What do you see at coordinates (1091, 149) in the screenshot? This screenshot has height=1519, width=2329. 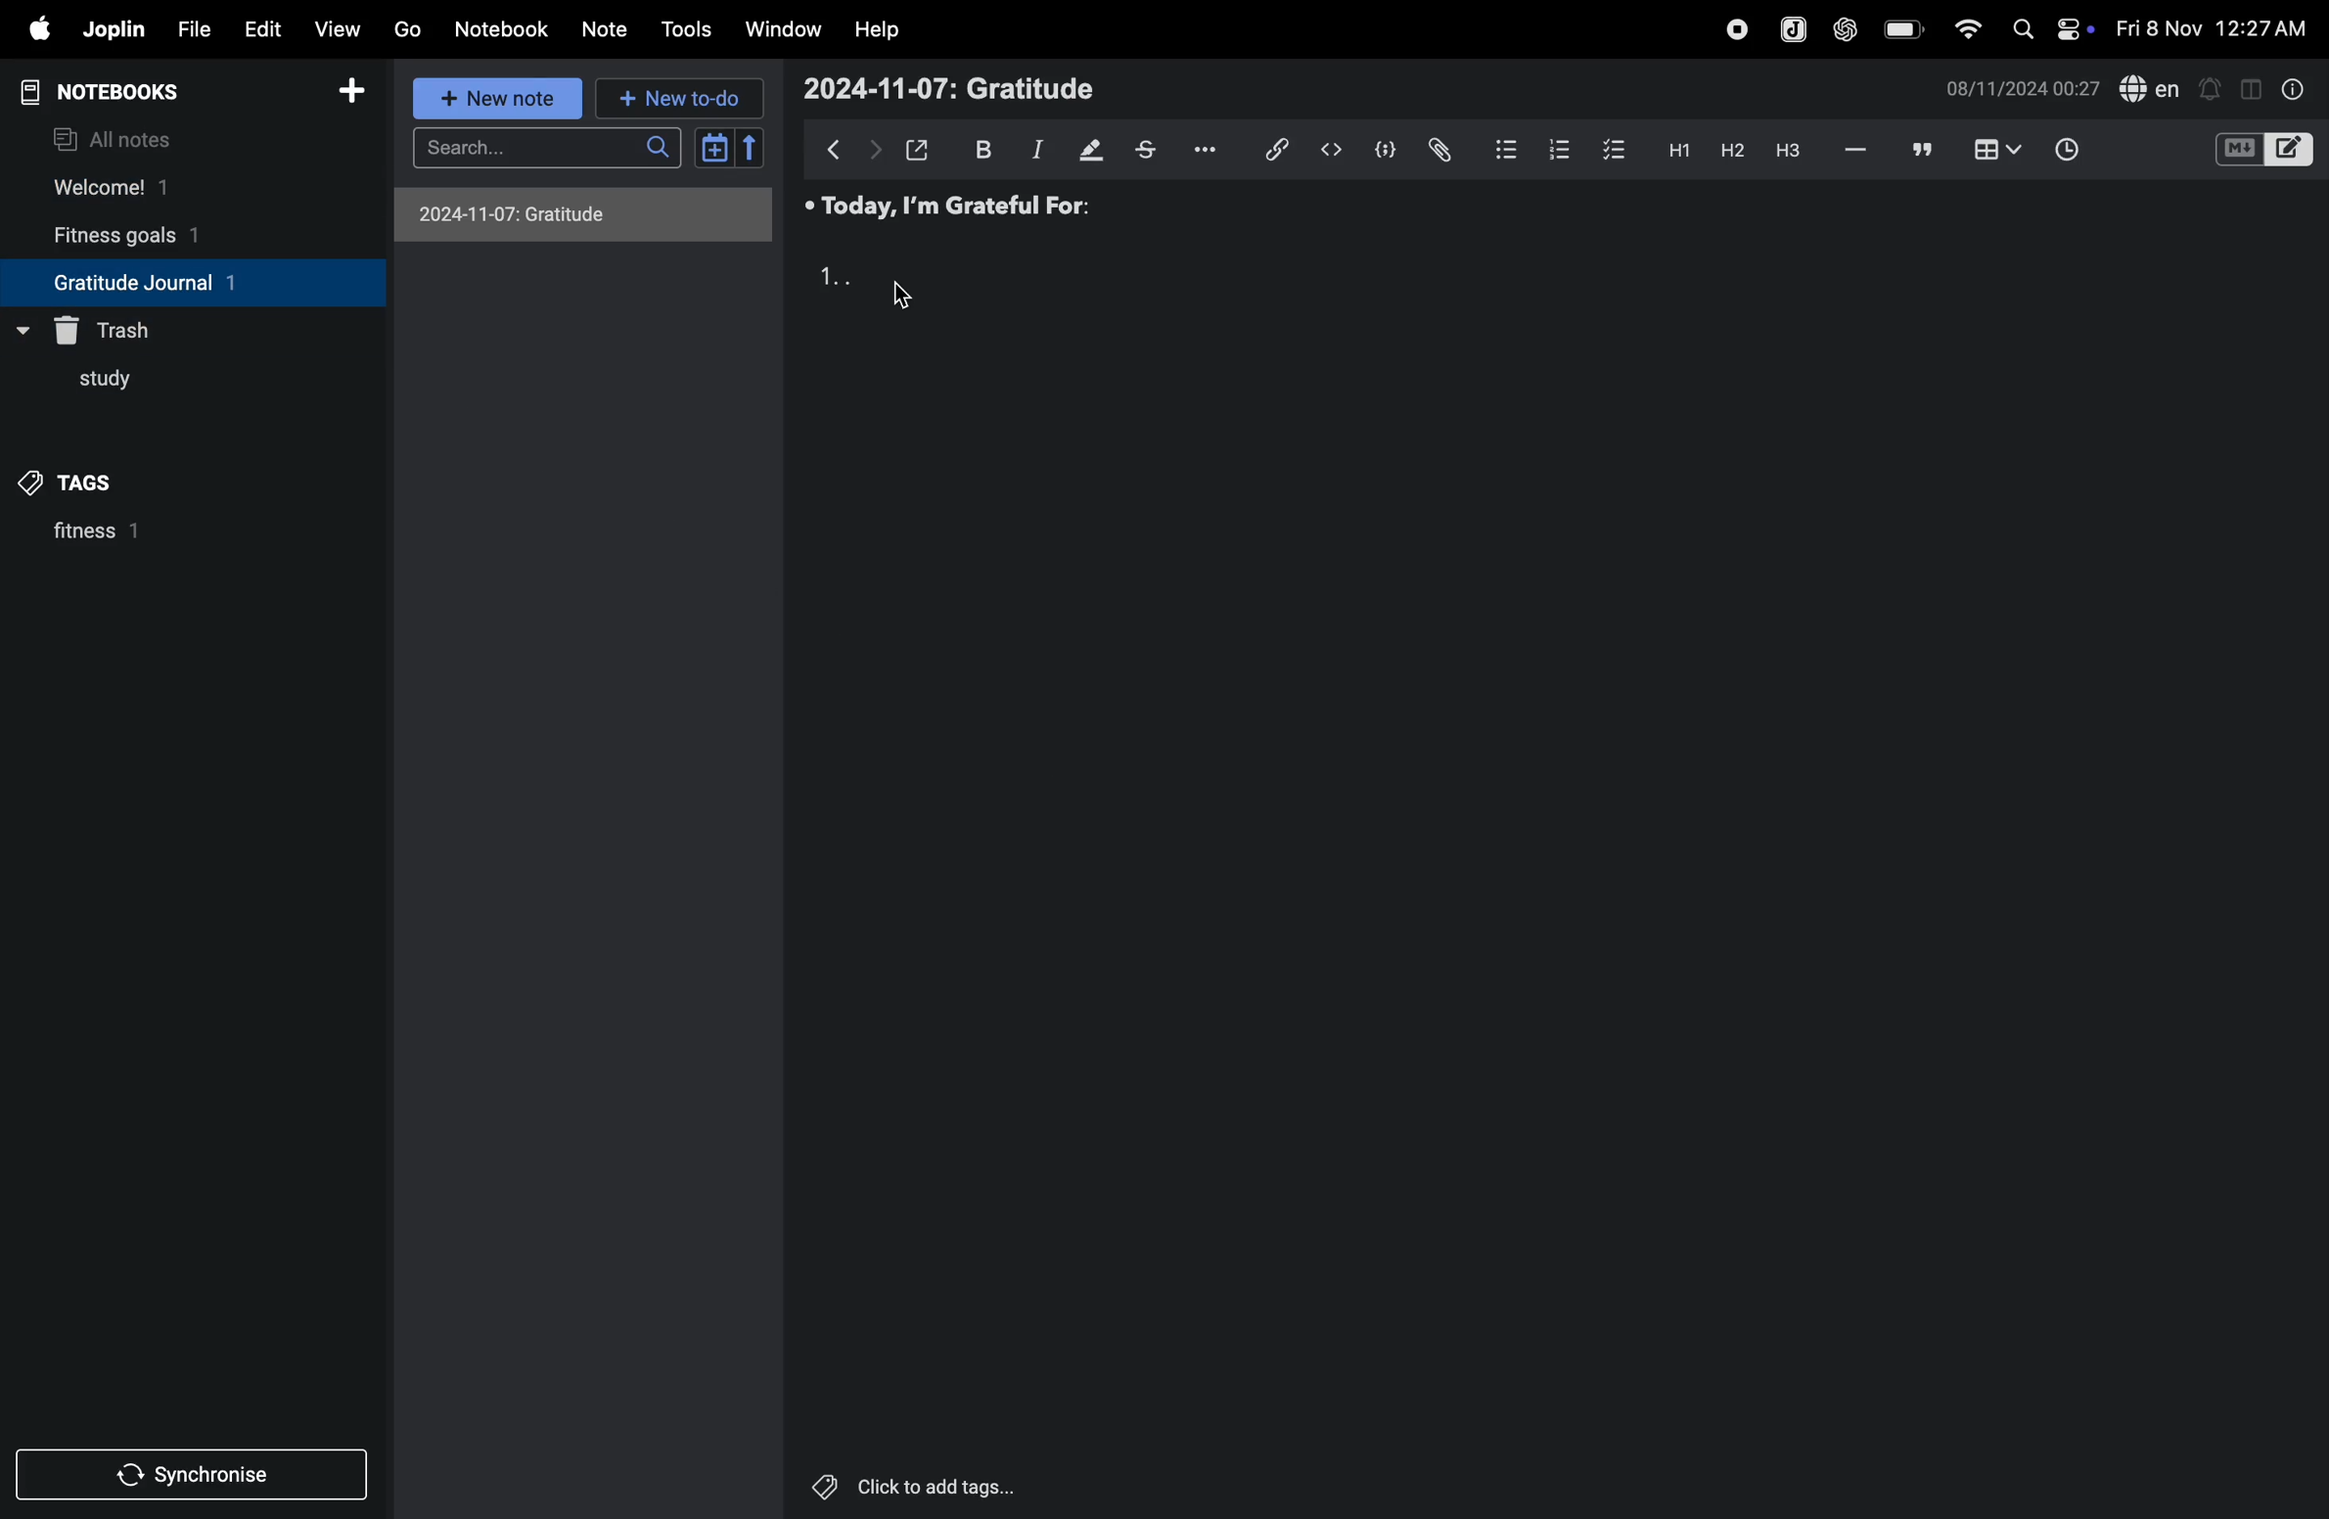 I see `highlight` at bounding box center [1091, 149].